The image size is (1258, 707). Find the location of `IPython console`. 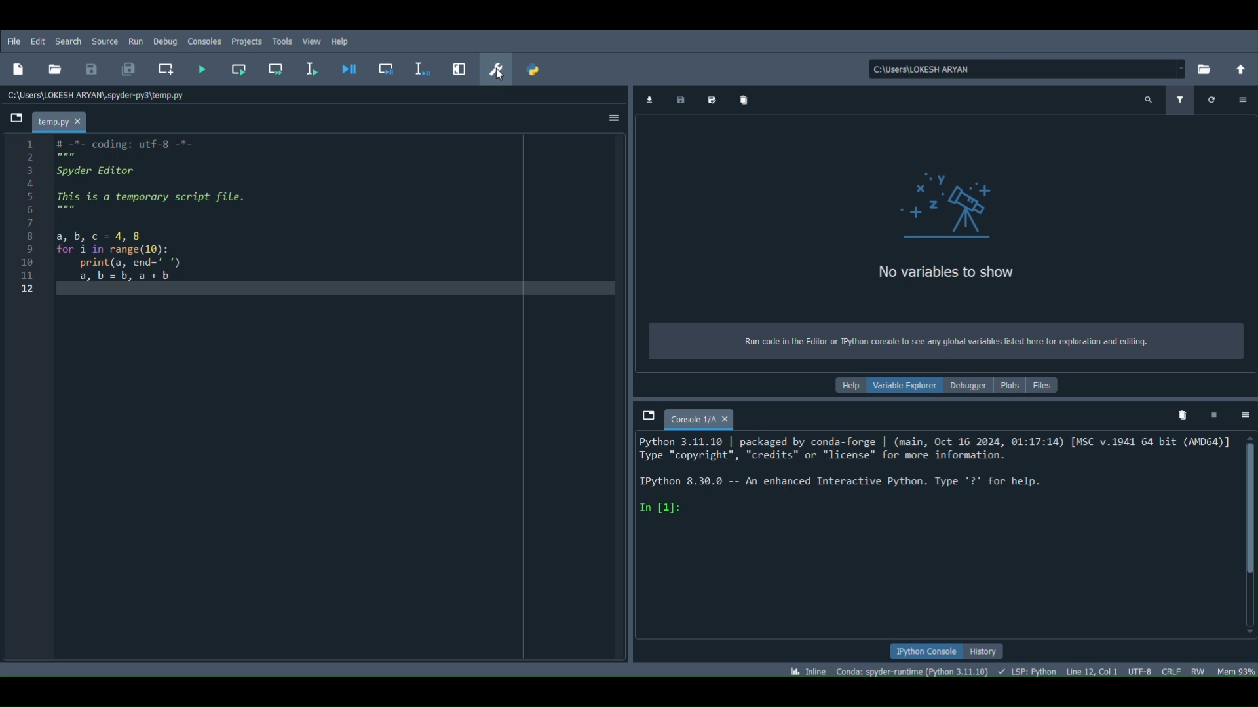

IPython console is located at coordinates (927, 653).